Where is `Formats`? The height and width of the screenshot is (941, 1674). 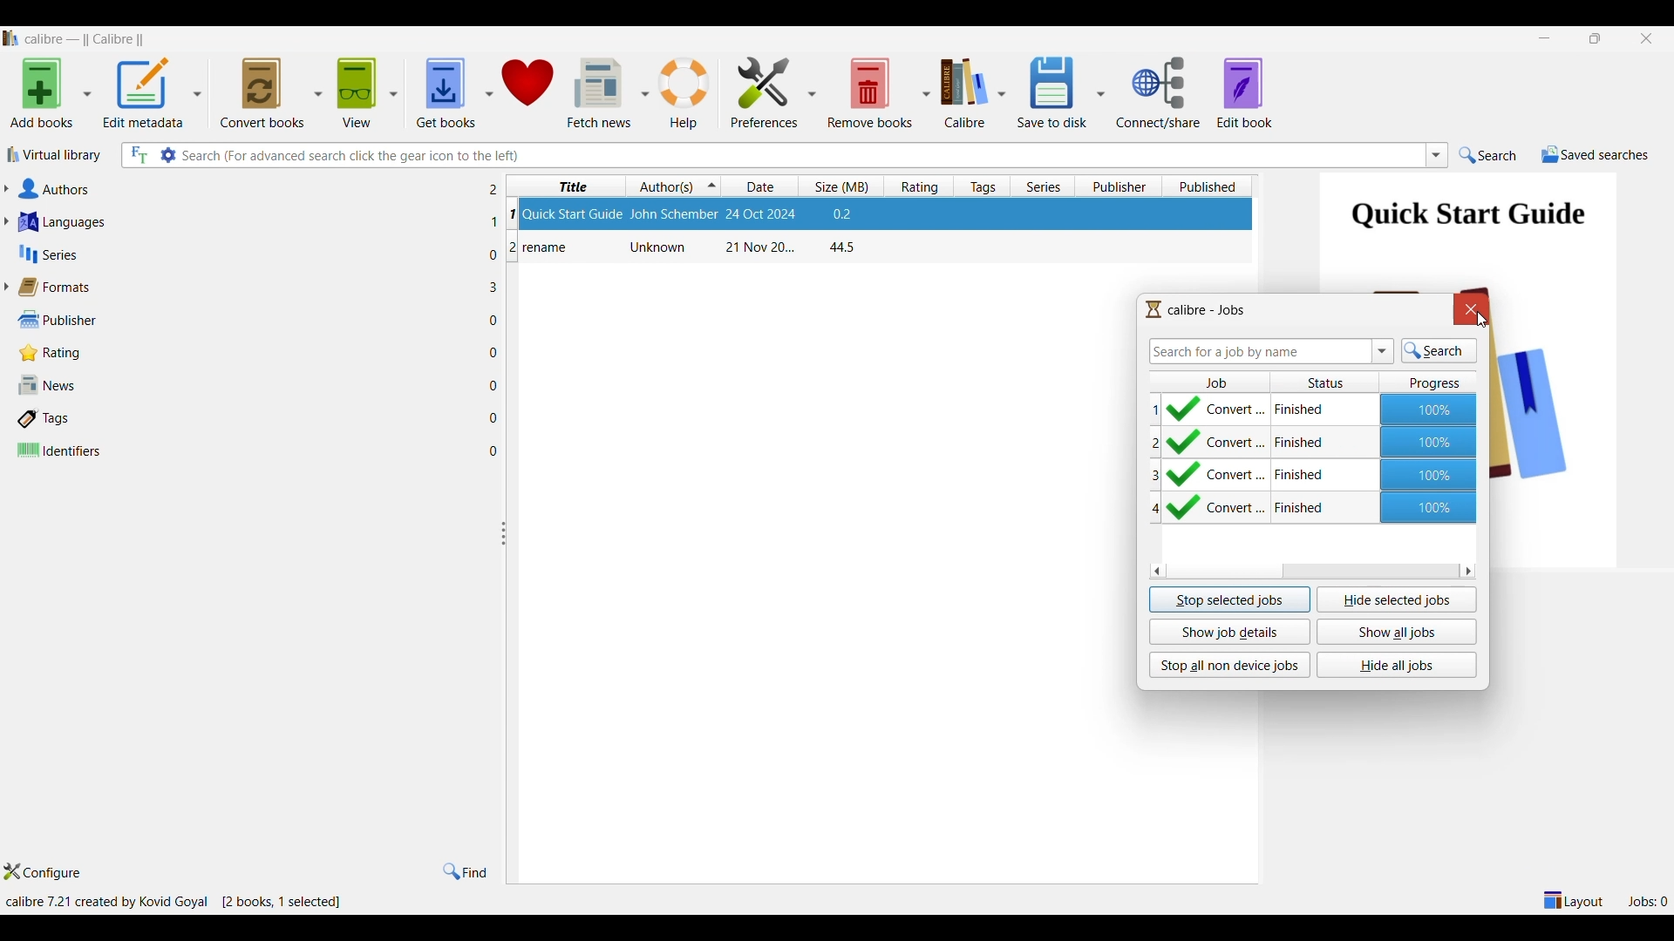 Formats is located at coordinates (246, 288).